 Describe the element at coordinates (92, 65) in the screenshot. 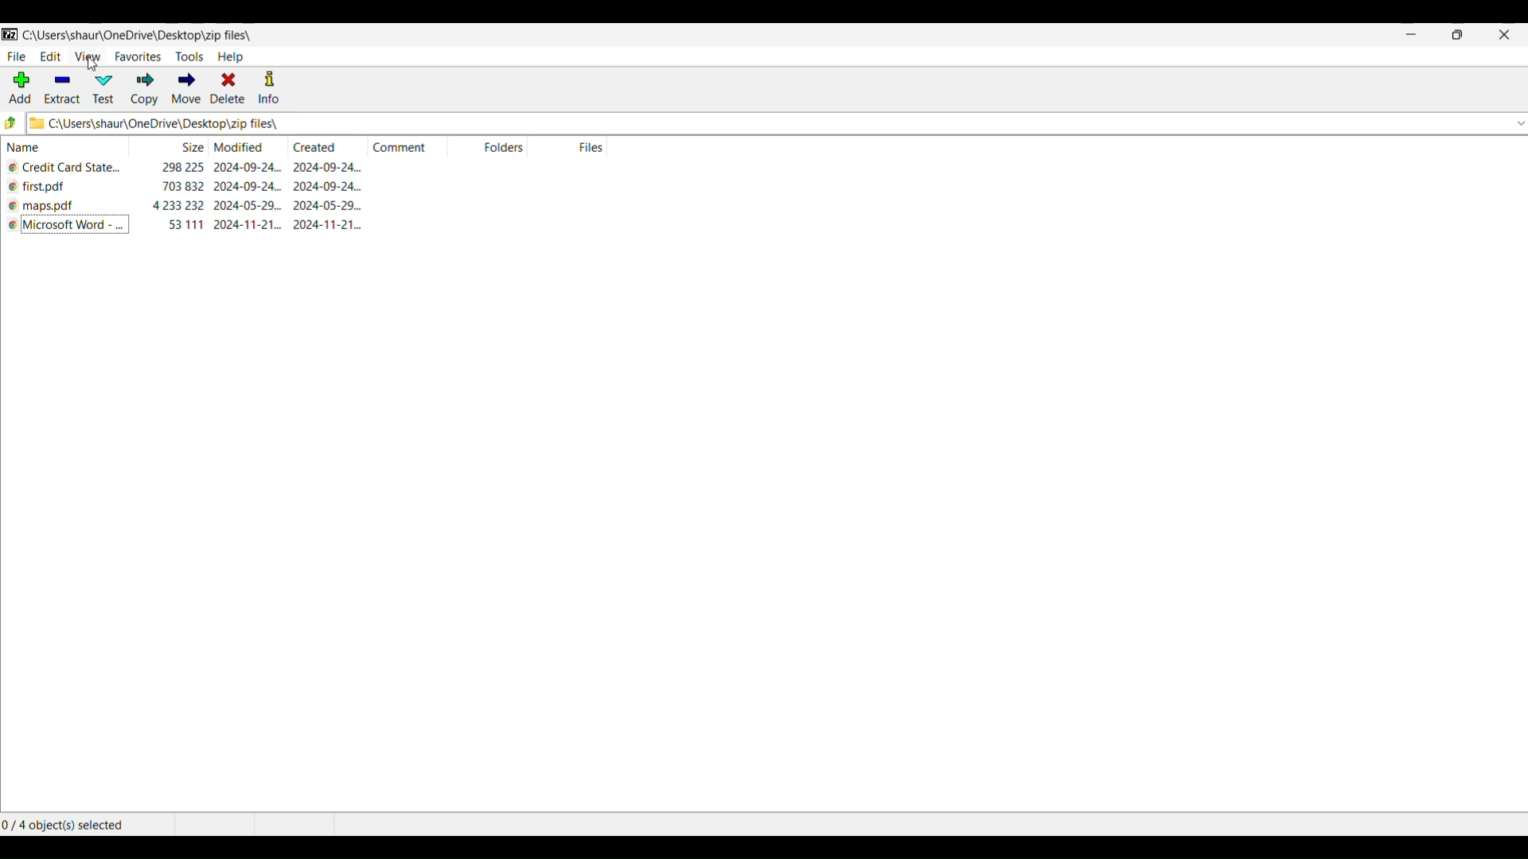

I see `cursor` at that location.